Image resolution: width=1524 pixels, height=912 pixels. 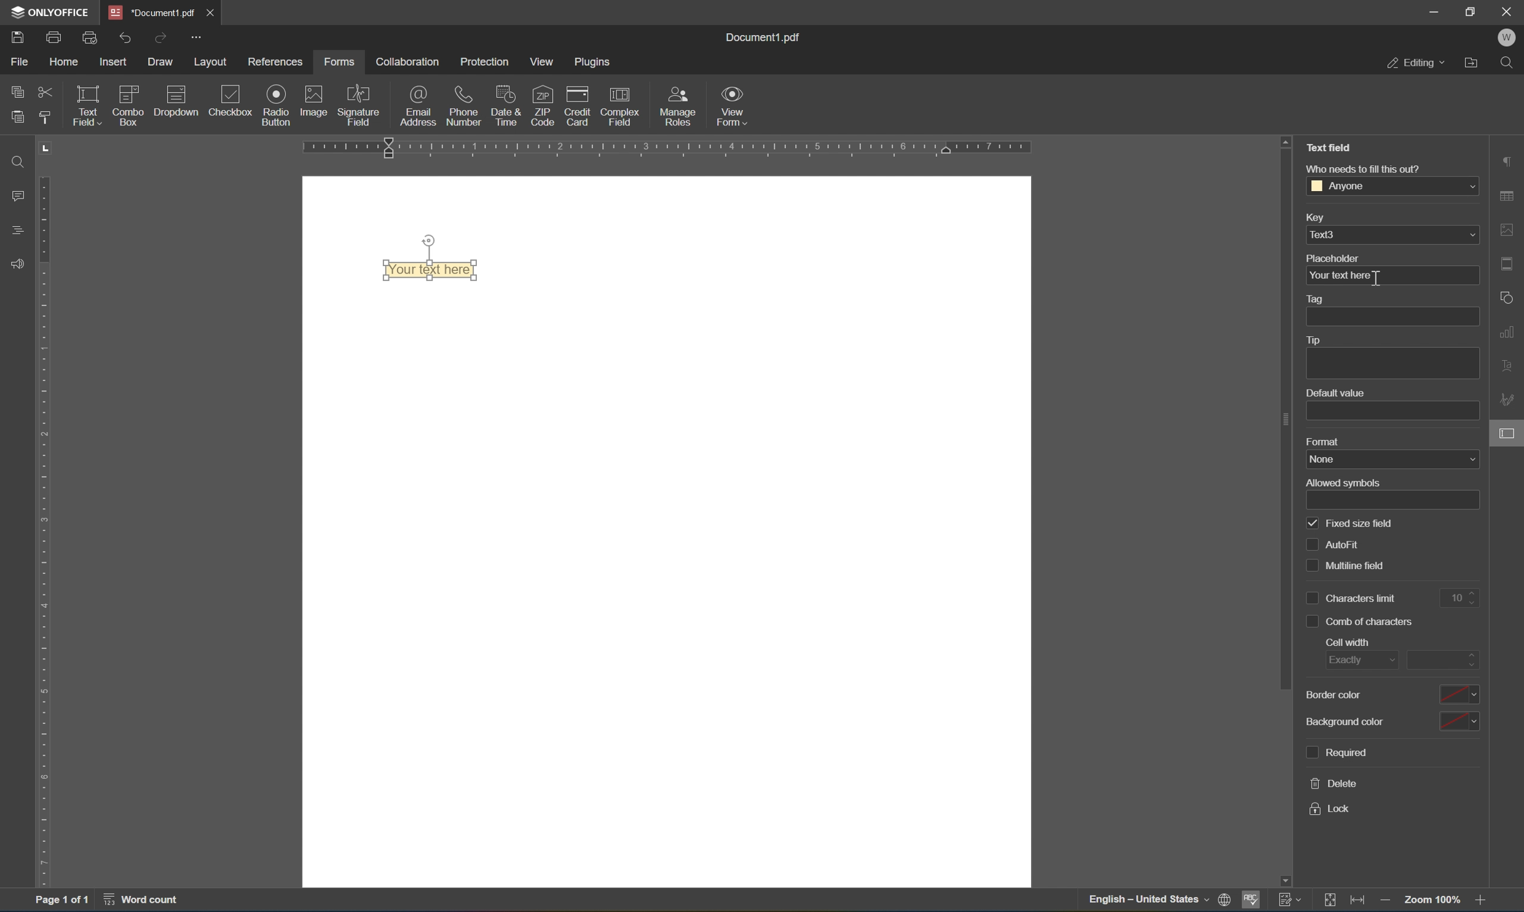 I want to click on copy style, so click(x=45, y=117).